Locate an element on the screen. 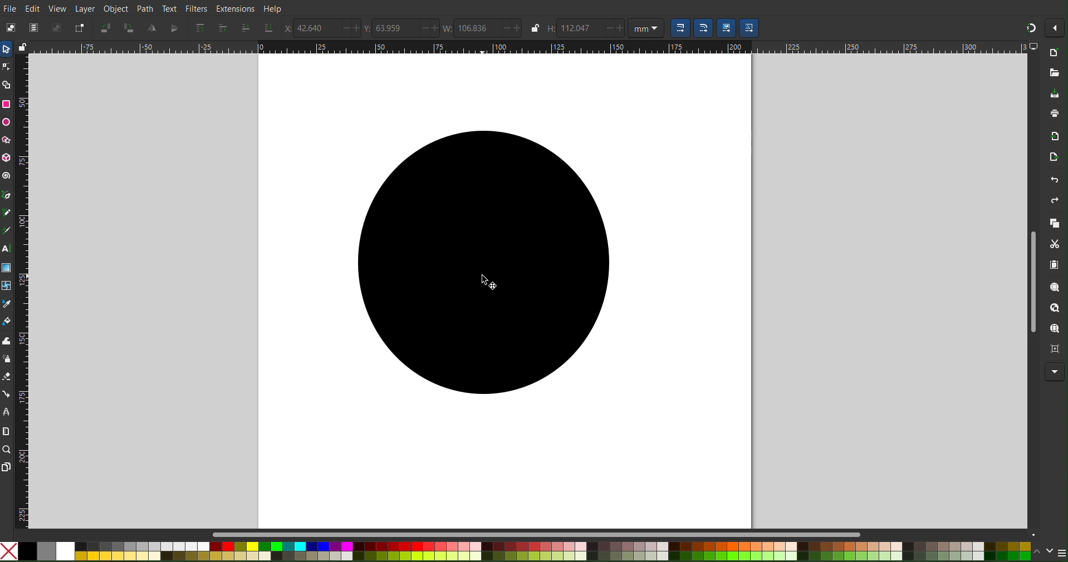 The width and height of the screenshot is (1068, 562). Width is located at coordinates (447, 28).